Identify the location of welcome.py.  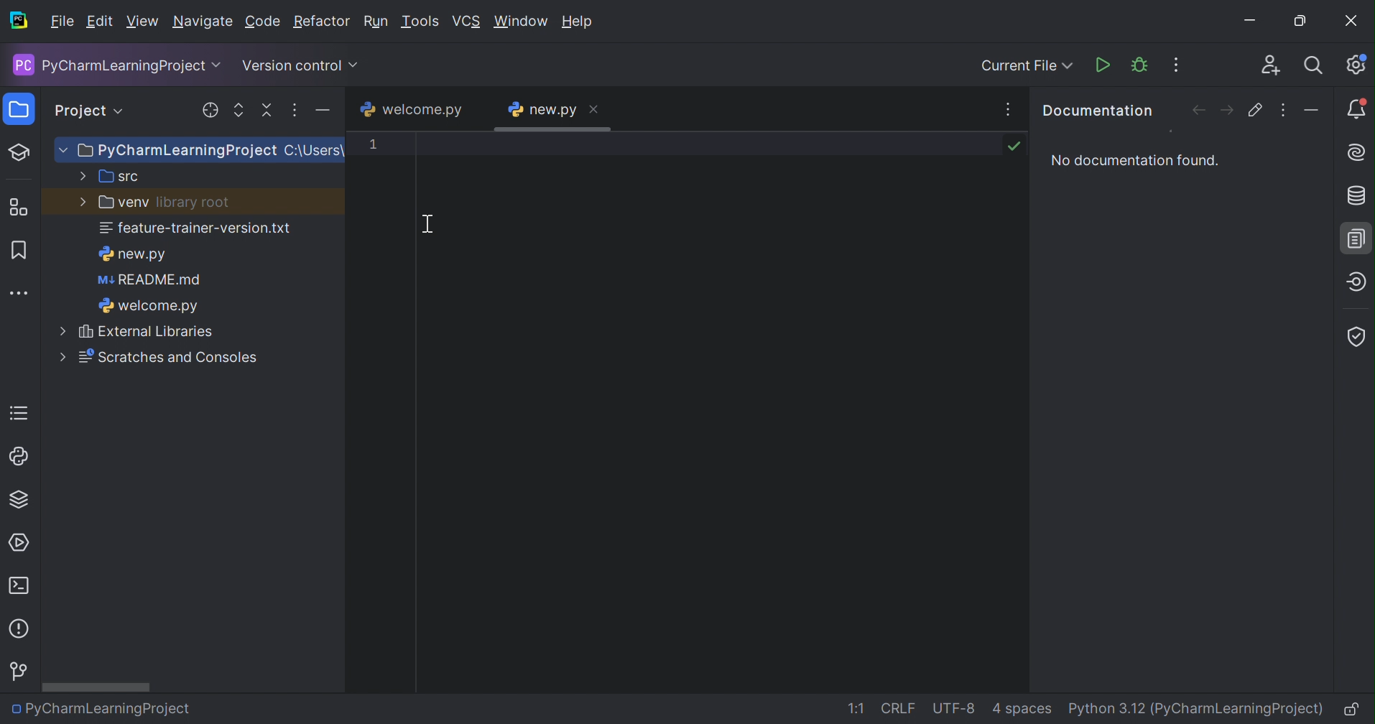
(409, 109).